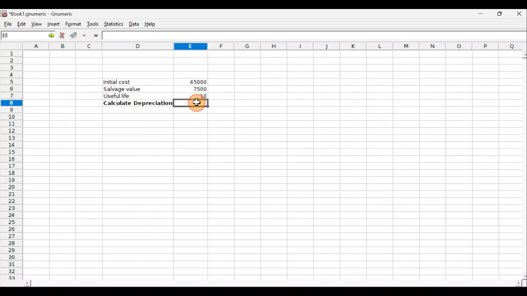  What do you see at coordinates (267, 282) in the screenshot?
I see `Scroll bar` at bounding box center [267, 282].